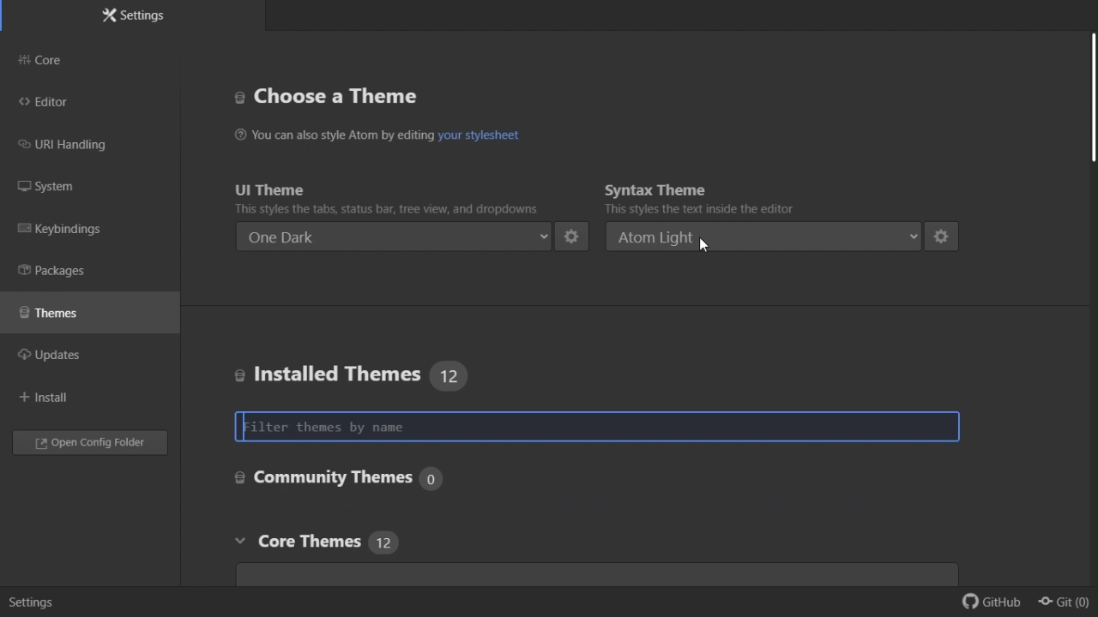  Describe the element at coordinates (65, 318) in the screenshot. I see `Themes` at that location.